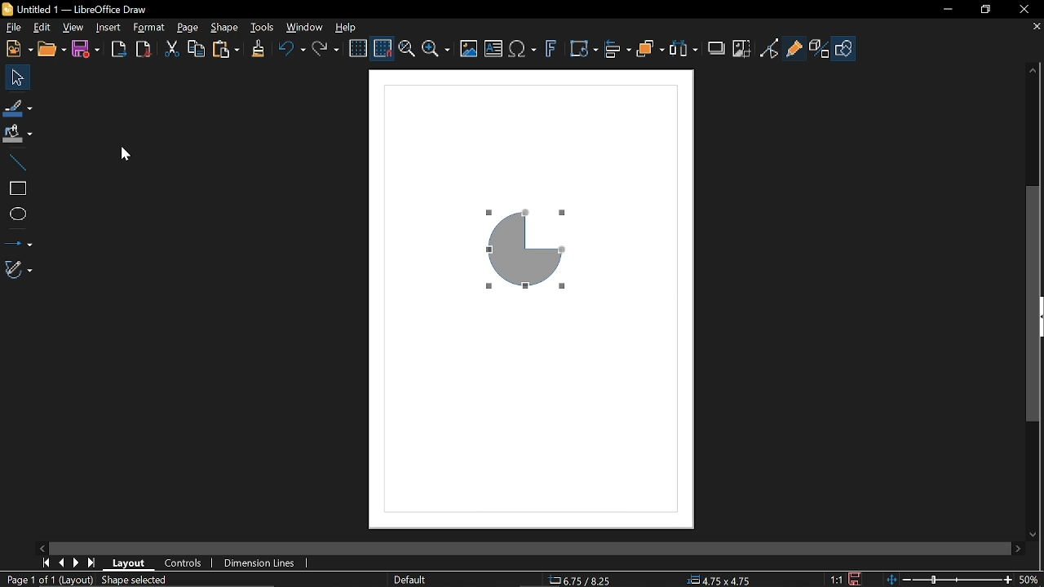  What do you see at coordinates (108, 27) in the screenshot?
I see `Insert` at bounding box center [108, 27].